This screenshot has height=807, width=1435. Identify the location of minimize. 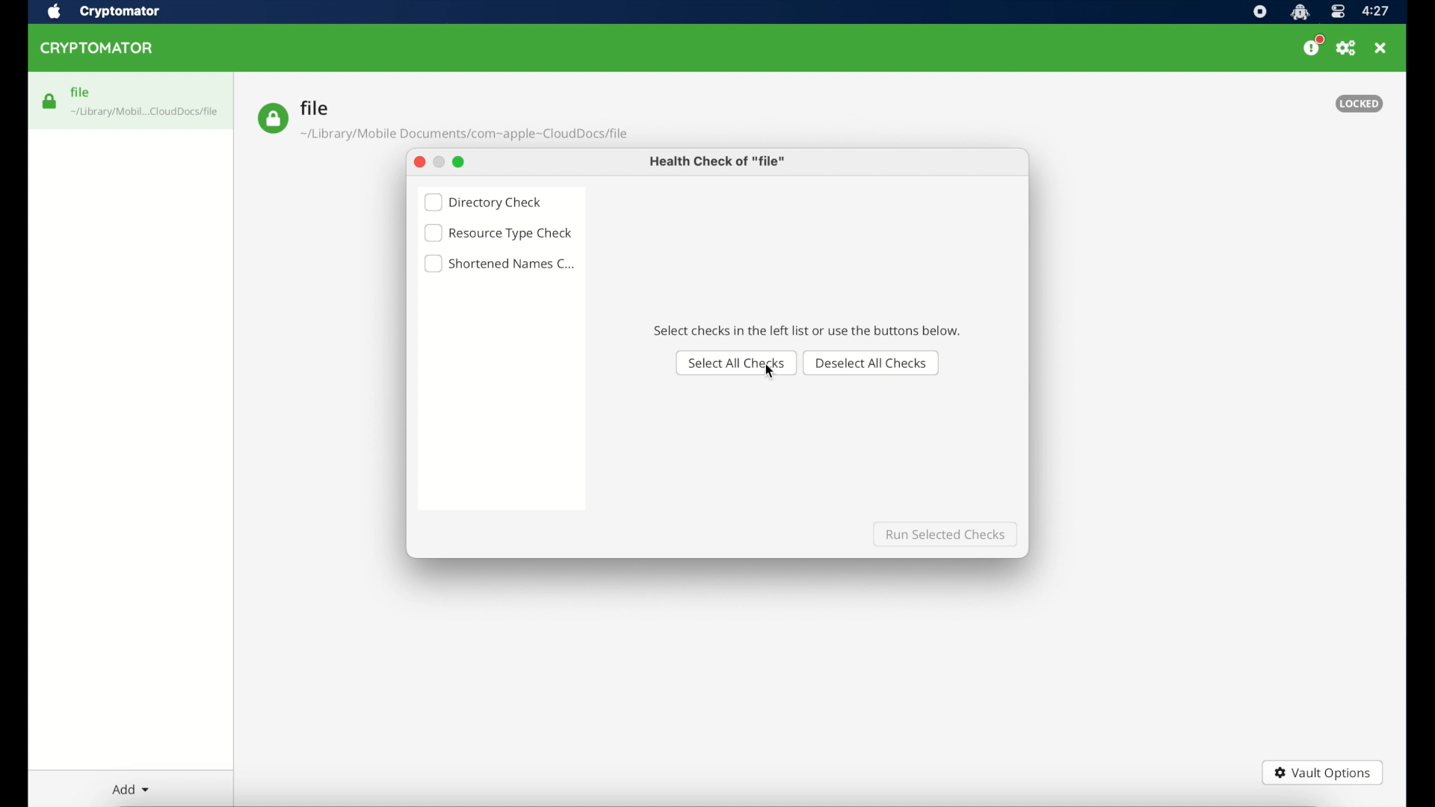
(438, 161).